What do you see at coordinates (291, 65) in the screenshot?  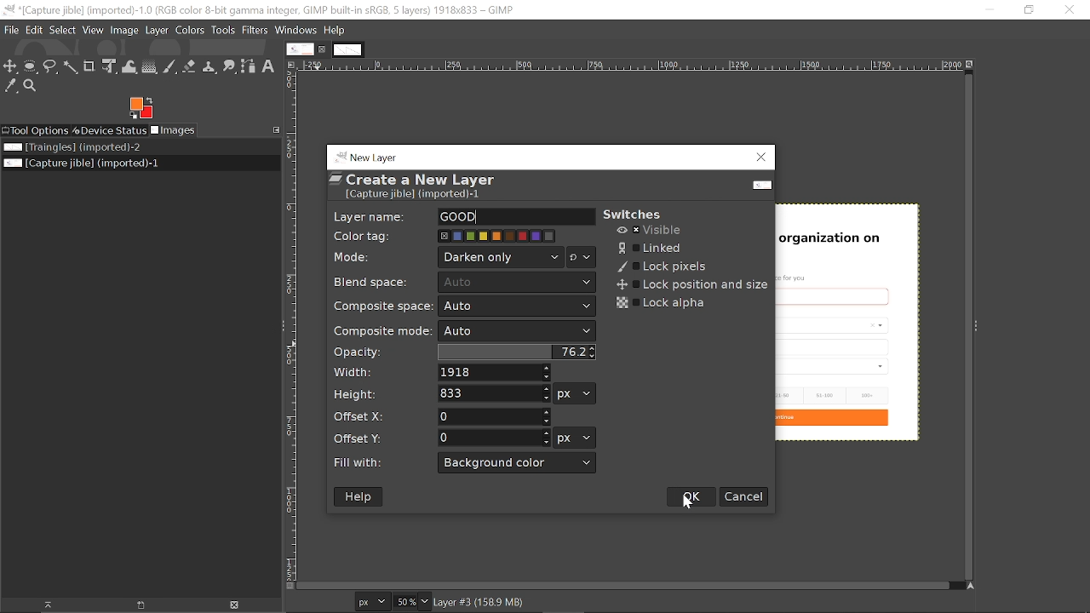 I see `Access this image menu` at bounding box center [291, 65].